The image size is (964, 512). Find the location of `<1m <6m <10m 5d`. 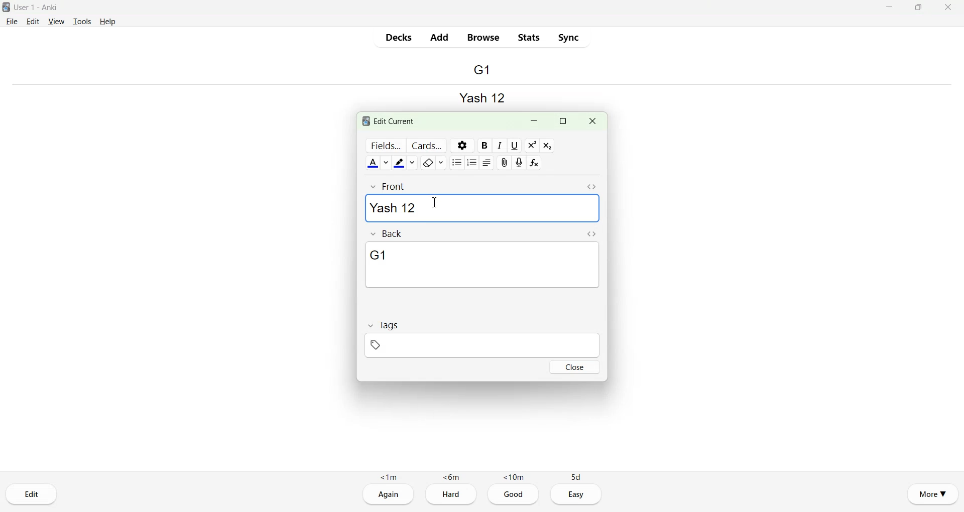

<1m <6m <10m 5d is located at coordinates (481, 476).